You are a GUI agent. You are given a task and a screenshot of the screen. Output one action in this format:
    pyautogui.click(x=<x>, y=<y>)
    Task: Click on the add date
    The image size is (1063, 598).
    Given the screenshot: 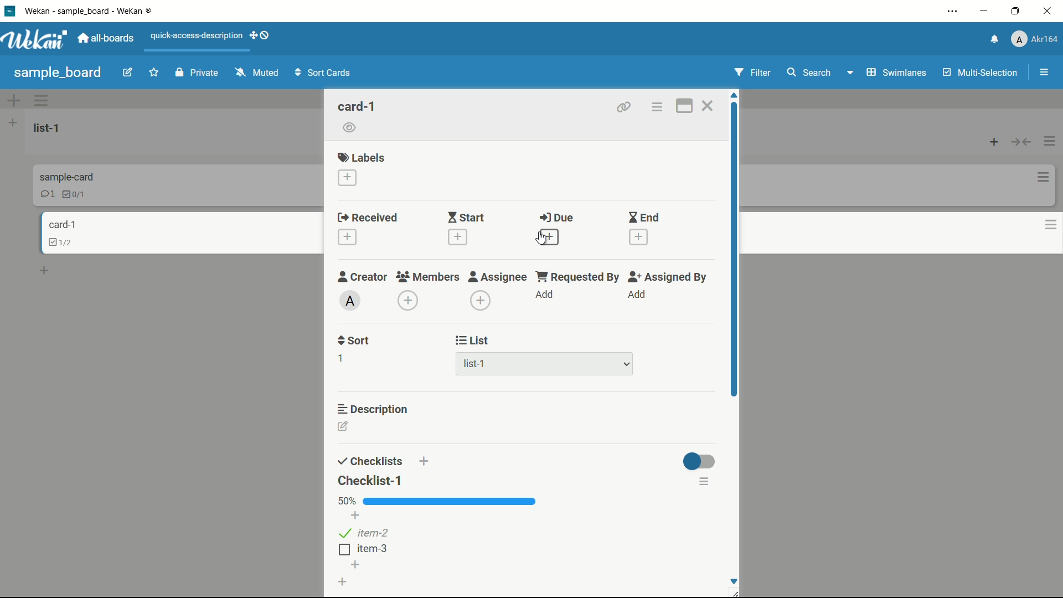 What is the action you would take?
    pyautogui.click(x=549, y=237)
    